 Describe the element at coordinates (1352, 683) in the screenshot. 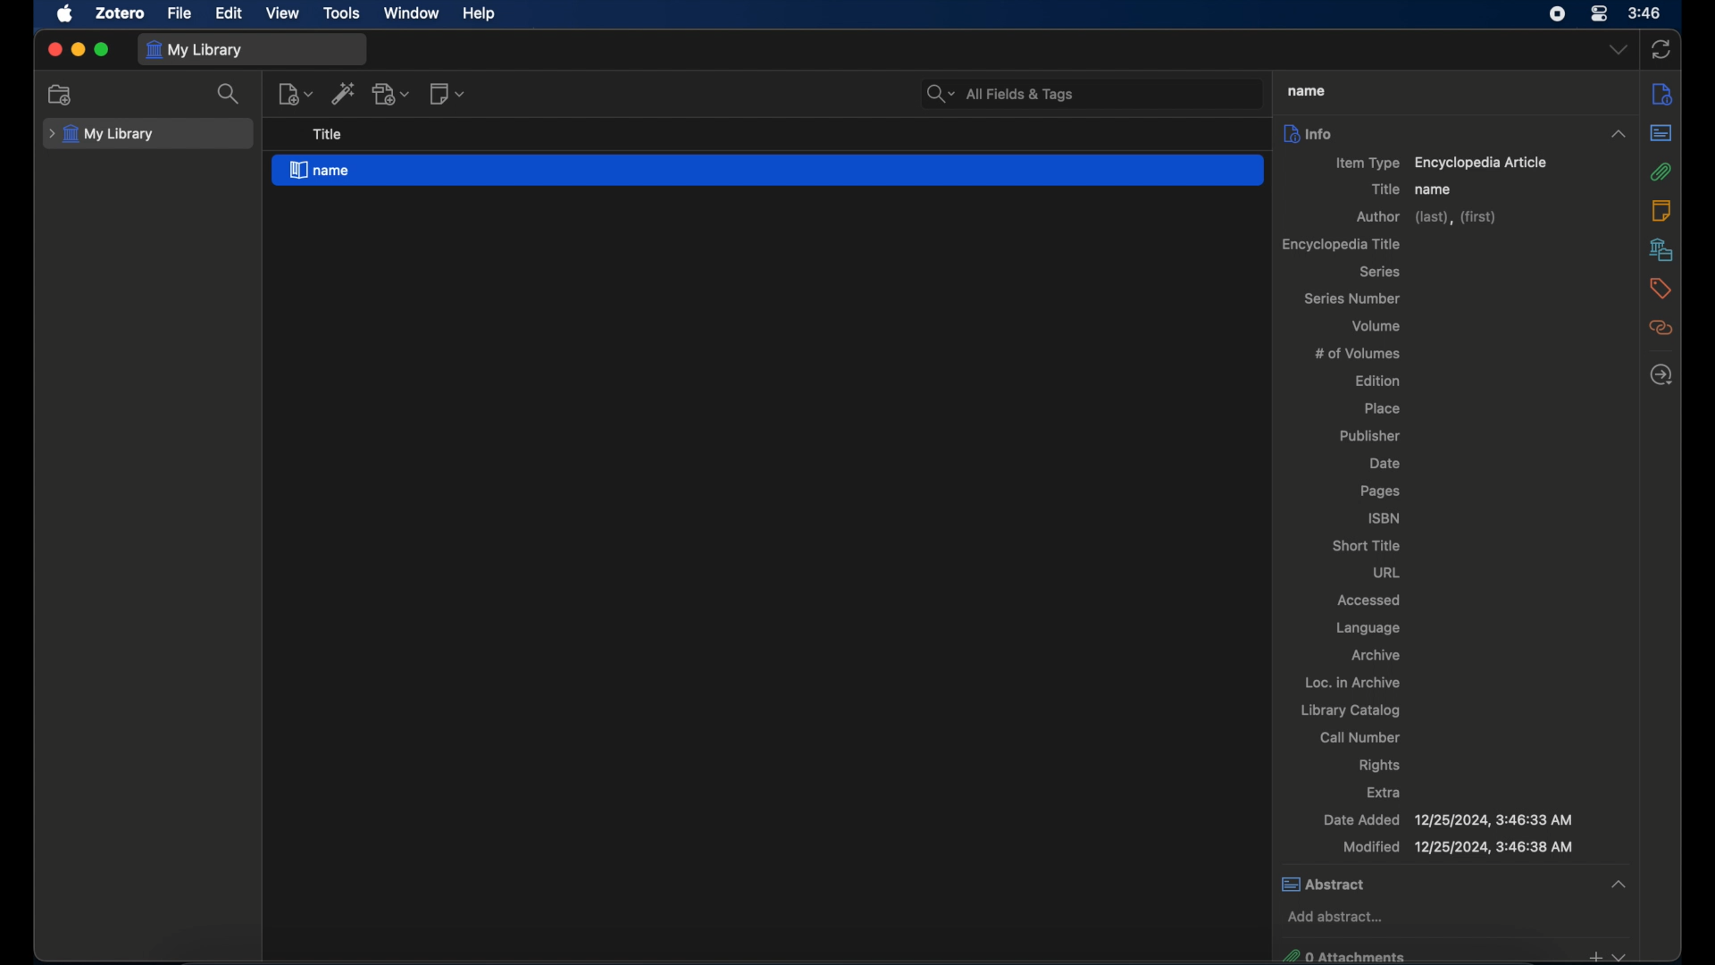

I see `loc. in archive` at that location.